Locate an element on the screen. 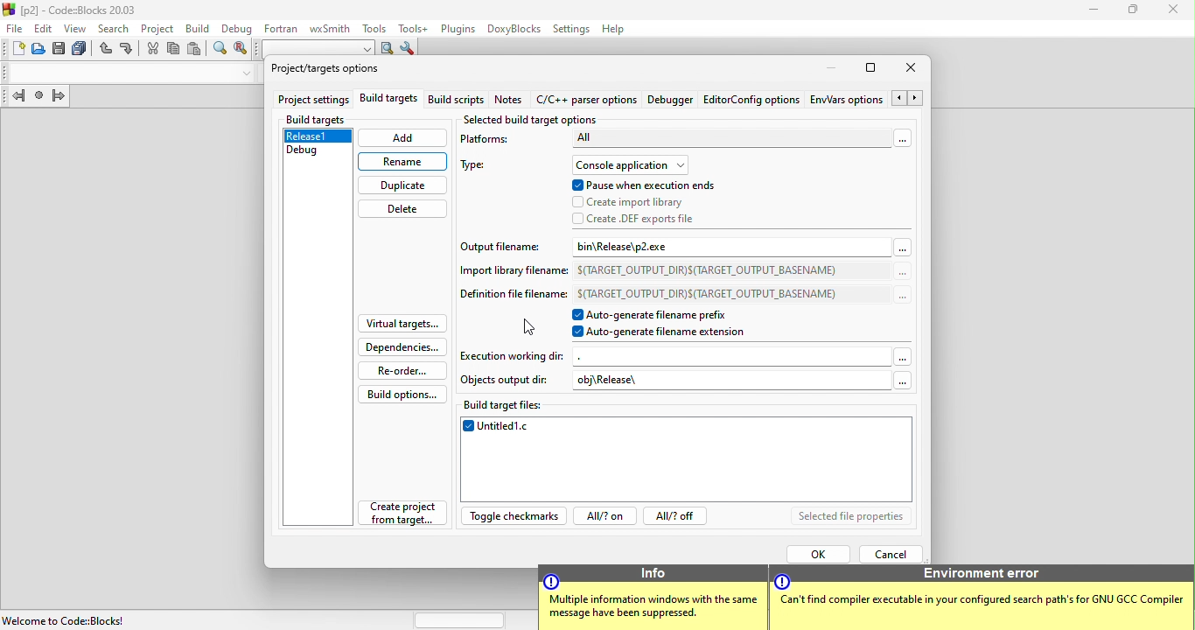 The height and width of the screenshot is (630, 1195). redo is located at coordinates (128, 50).